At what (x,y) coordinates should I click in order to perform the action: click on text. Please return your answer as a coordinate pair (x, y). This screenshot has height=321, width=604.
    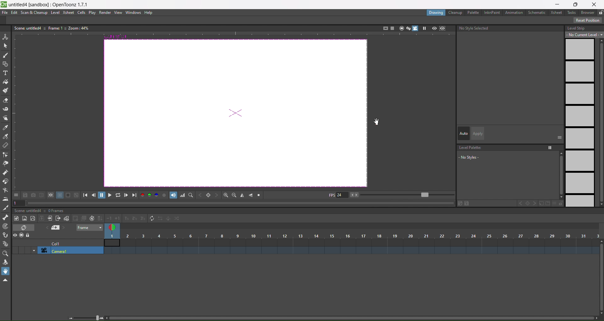
    Looking at the image, I should click on (51, 28).